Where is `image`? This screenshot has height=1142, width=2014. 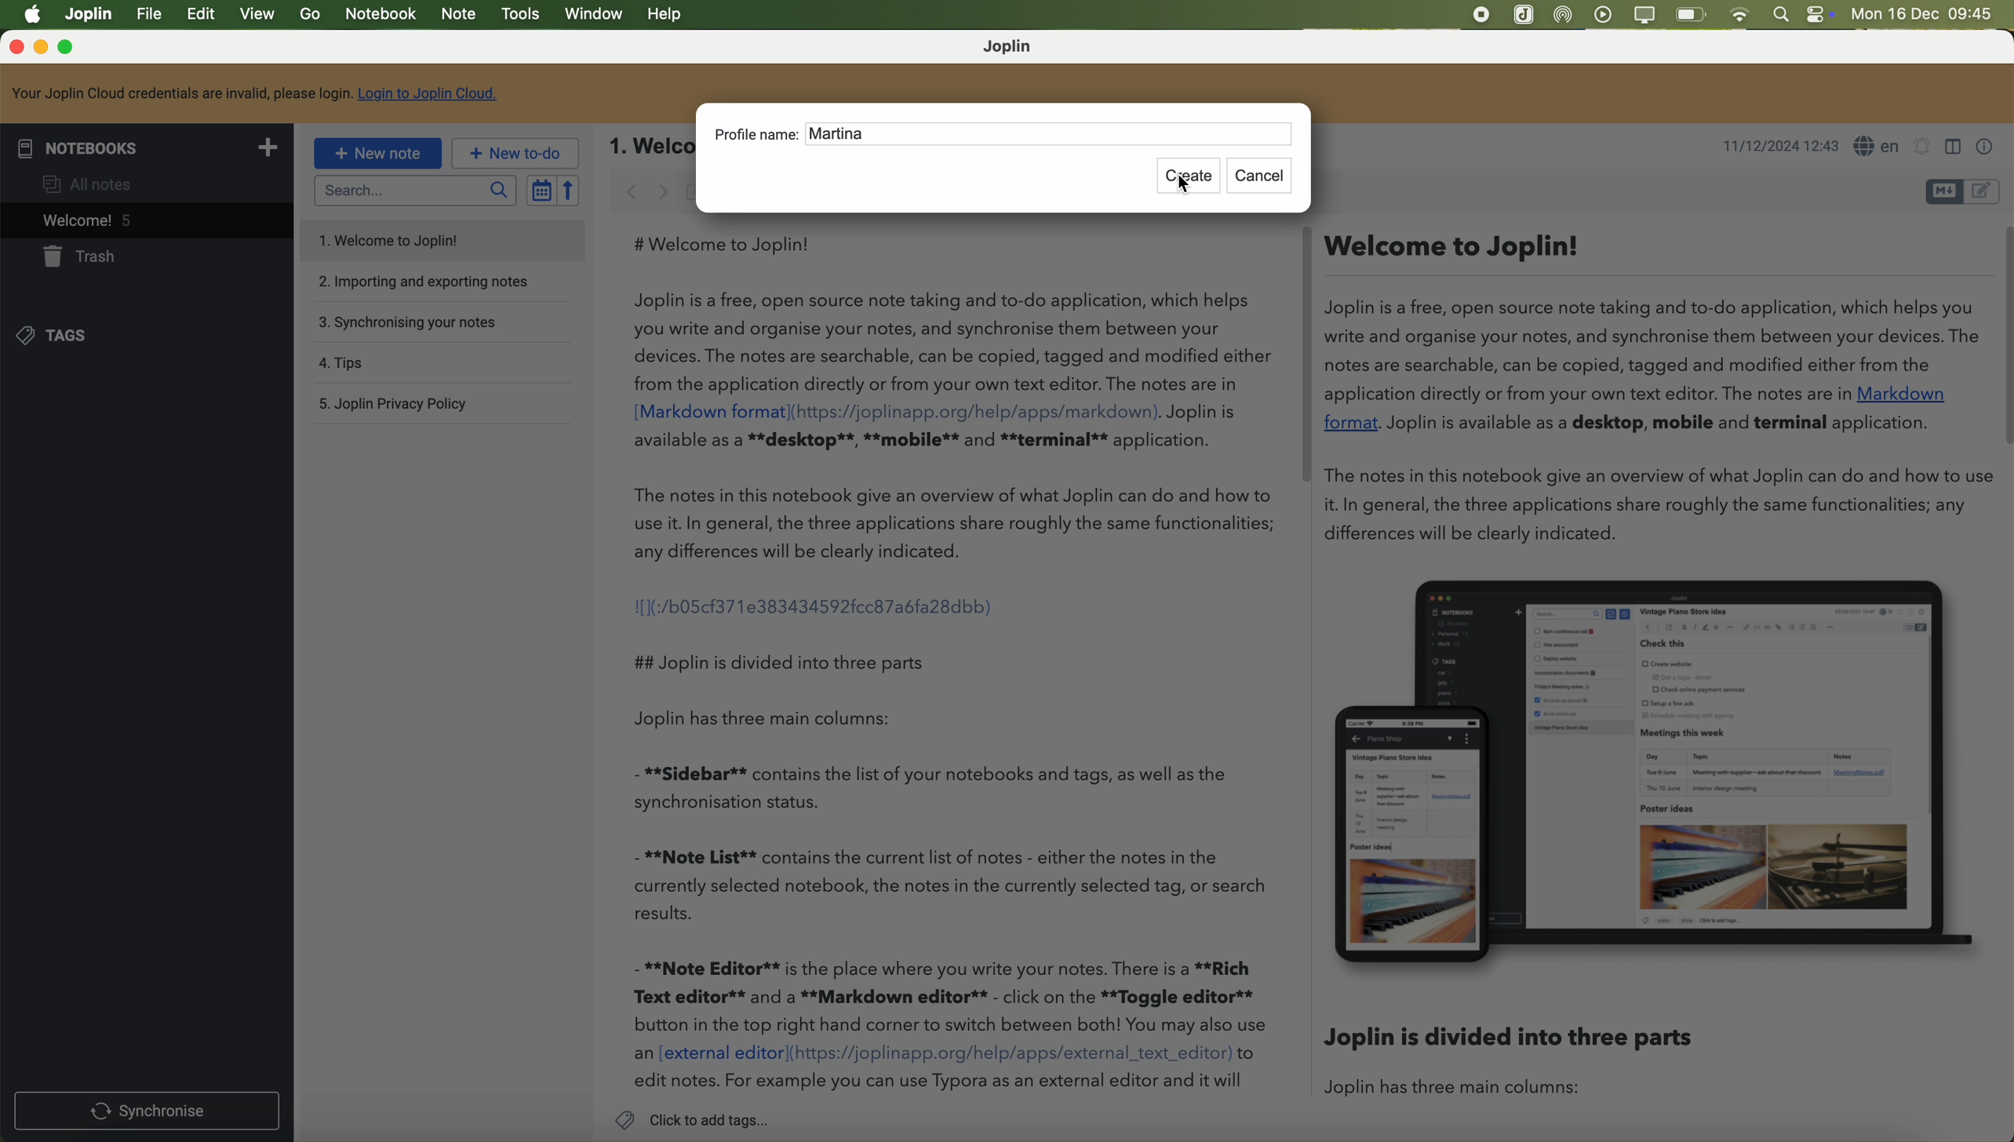 image is located at coordinates (1652, 773).